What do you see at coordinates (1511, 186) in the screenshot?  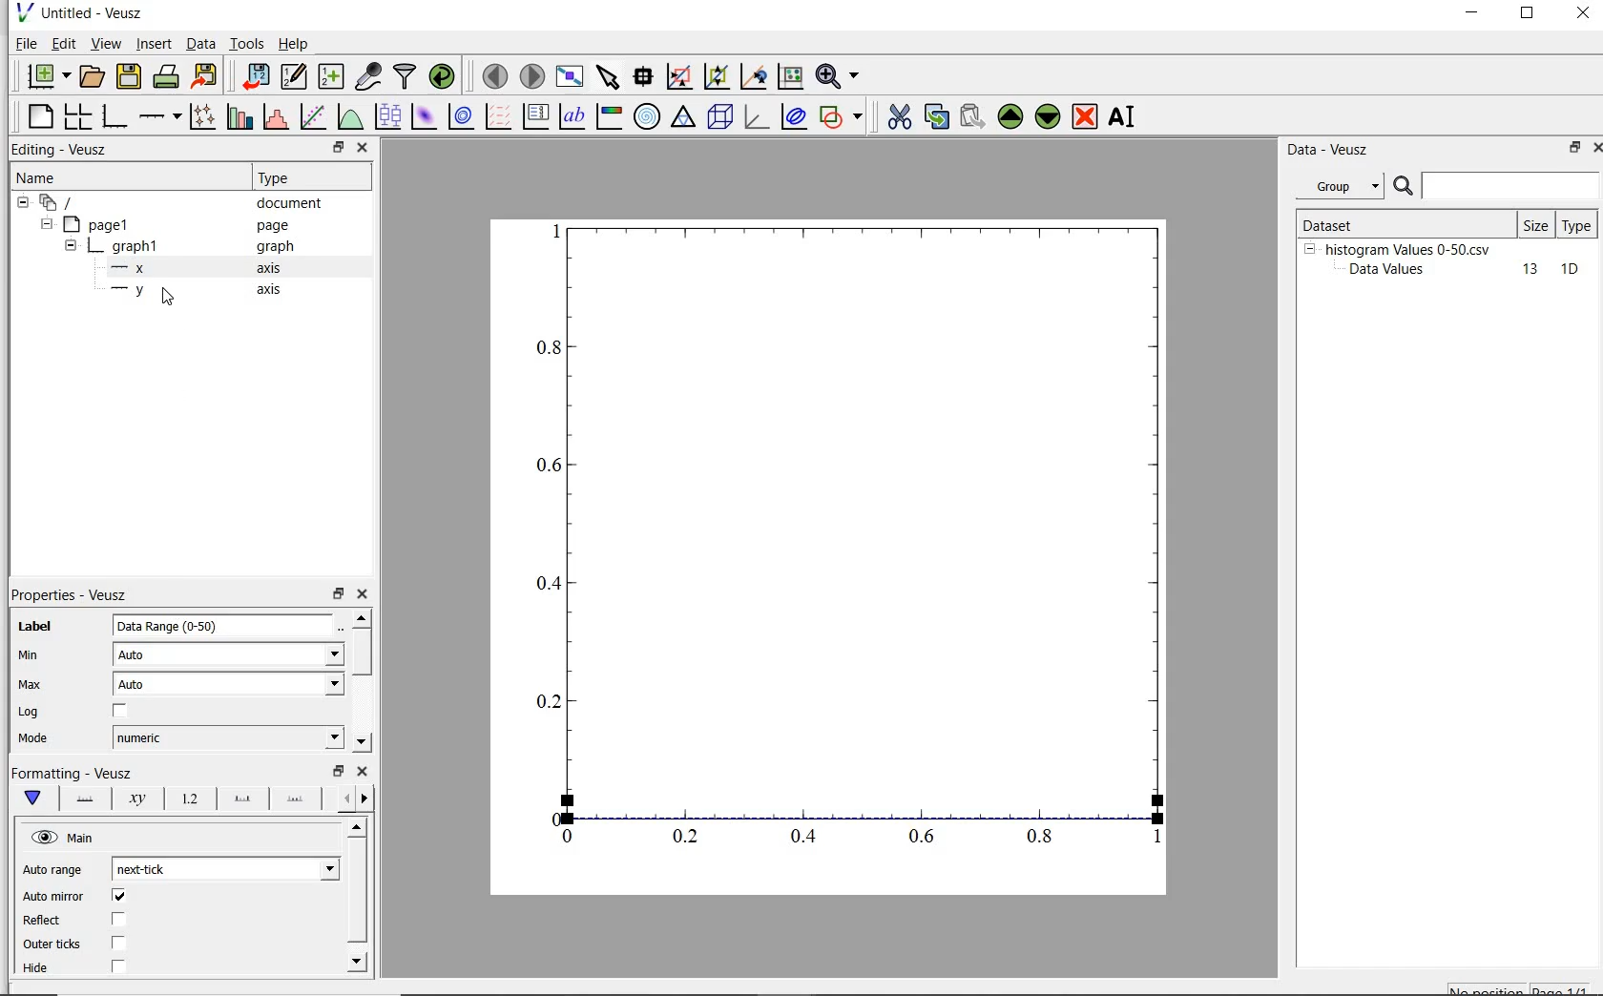 I see `search for dataset names` at bounding box center [1511, 186].